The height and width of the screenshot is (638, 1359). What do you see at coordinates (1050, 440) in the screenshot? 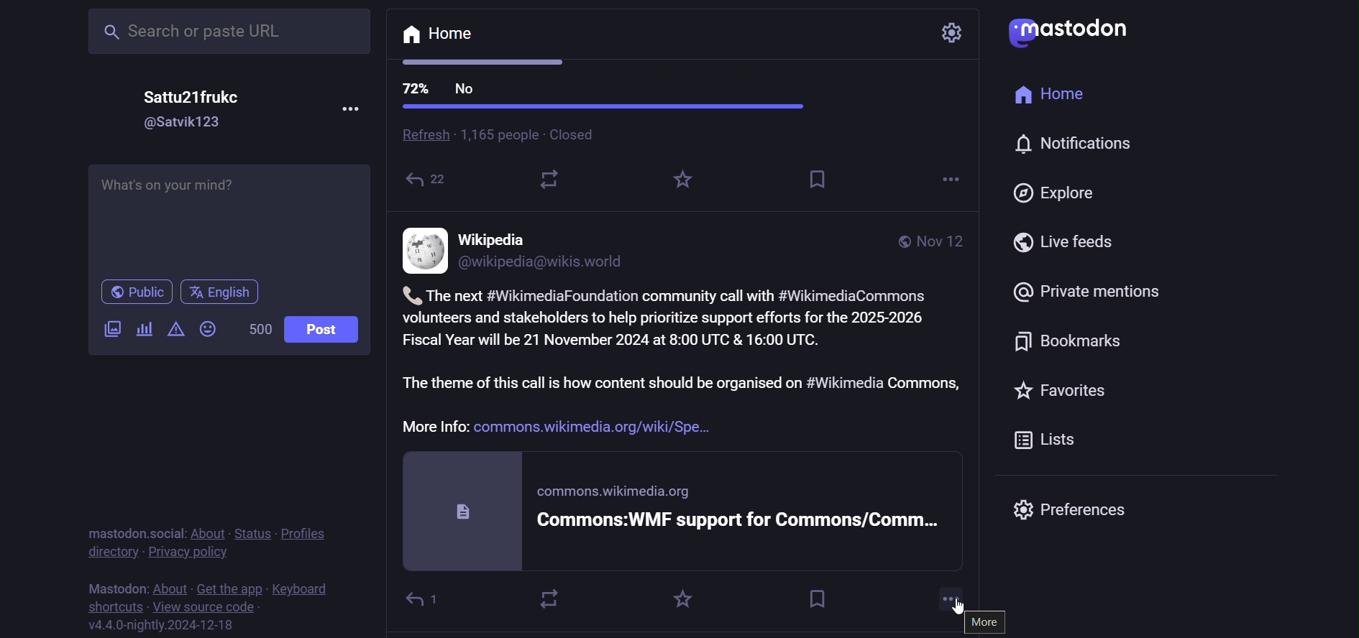
I see `list` at bounding box center [1050, 440].